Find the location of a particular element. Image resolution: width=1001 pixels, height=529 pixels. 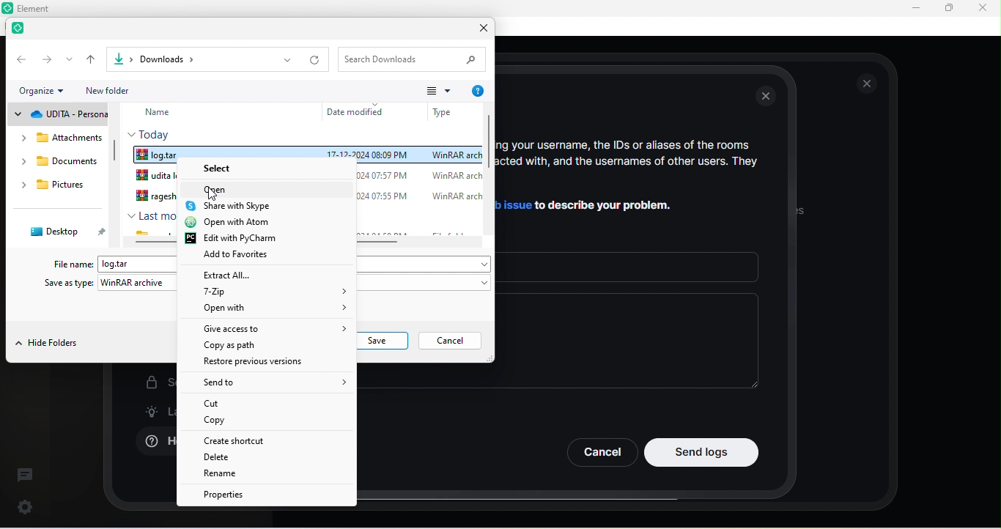

date modified is located at coordinates (359, 111).